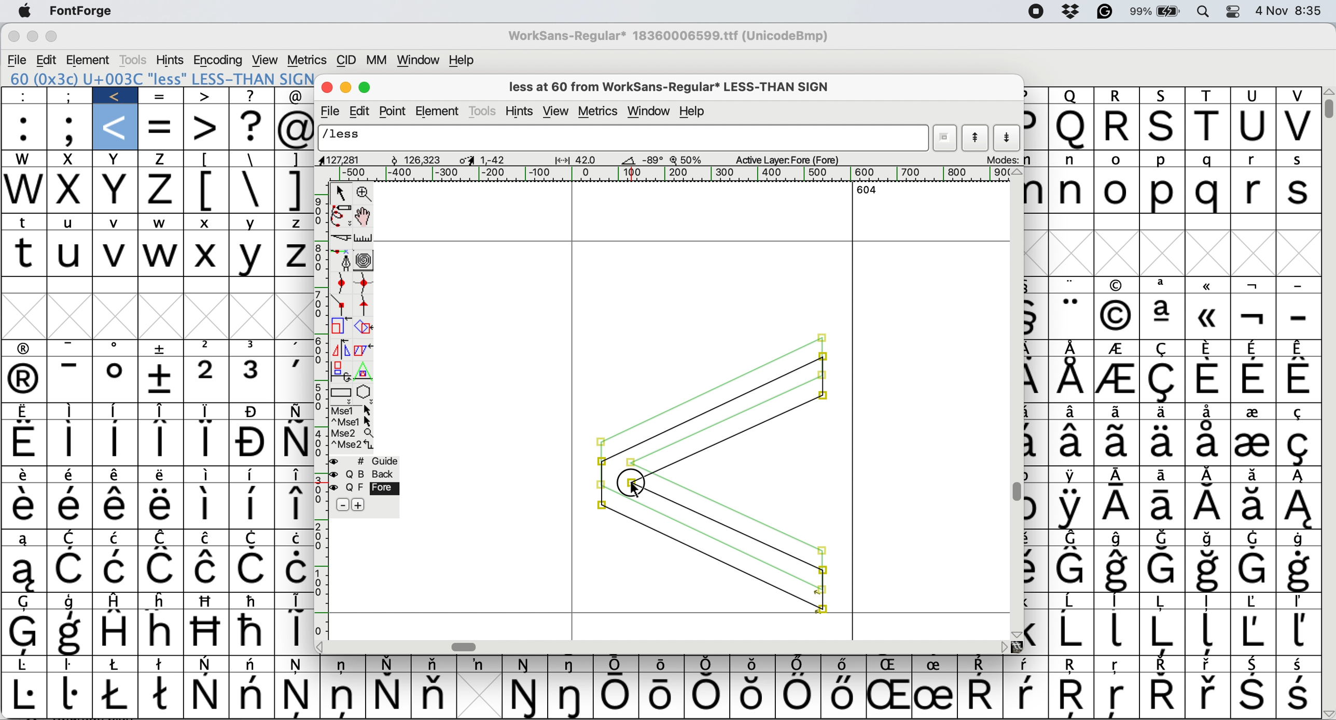 The image size is (1336, 720). I want to click on 2, so click(207, 380).